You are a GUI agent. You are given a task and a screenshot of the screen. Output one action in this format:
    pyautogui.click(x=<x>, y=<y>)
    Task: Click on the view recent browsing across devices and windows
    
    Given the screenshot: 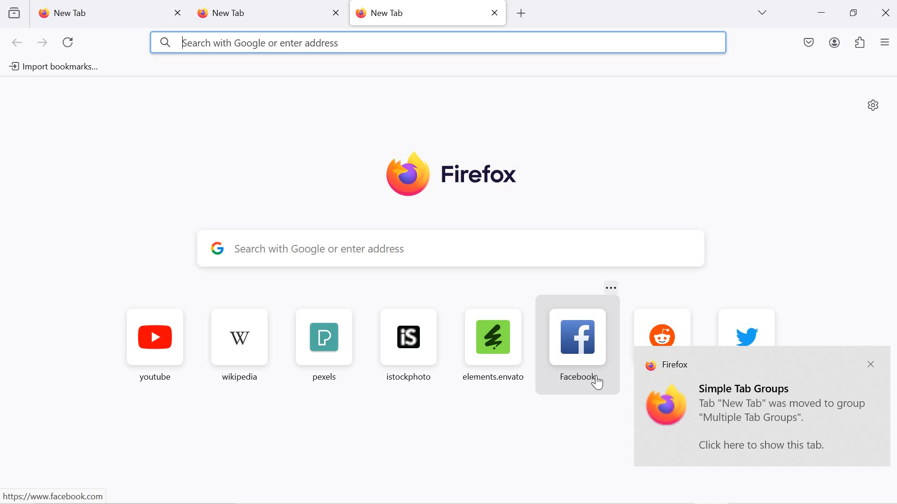 What is the action you would take?
    pyautogui.click(x=14, y=13)
    